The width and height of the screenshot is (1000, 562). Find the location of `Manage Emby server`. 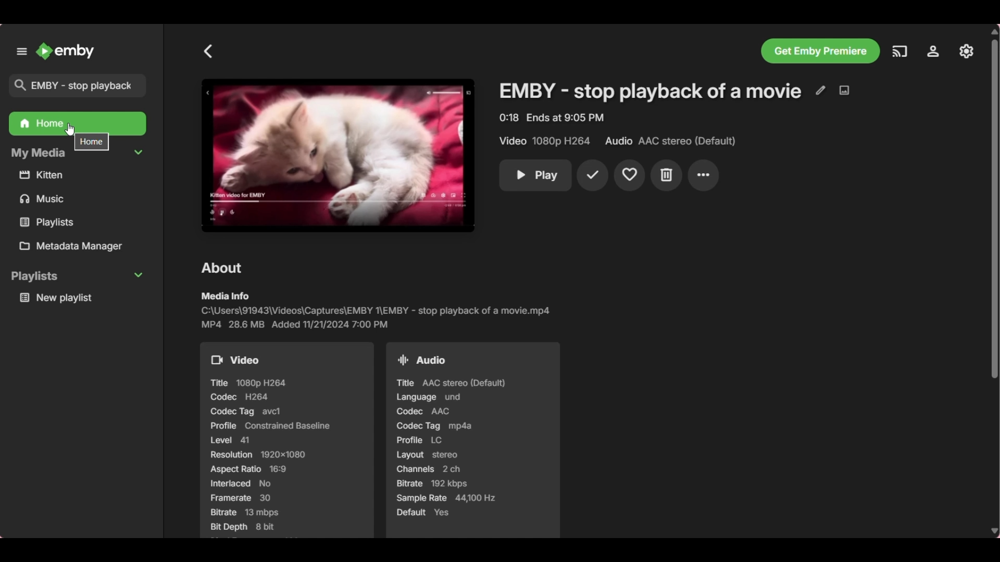

Manage Emby server is located at coordinates (932, 53).